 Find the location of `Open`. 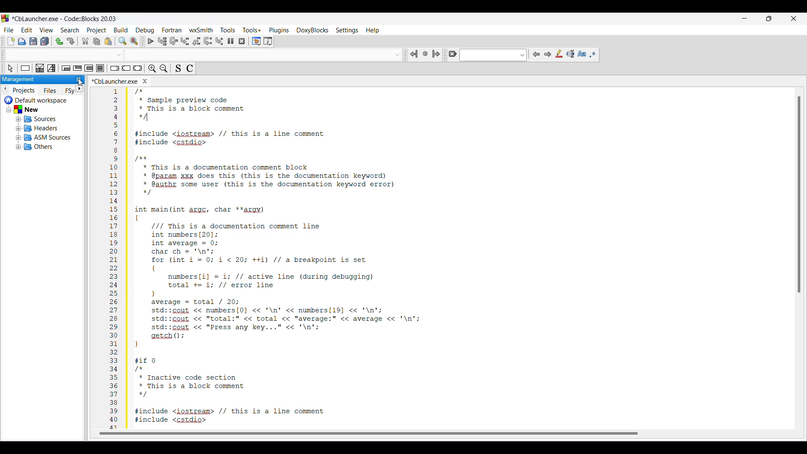

Open is located at coordinates (22, 41).